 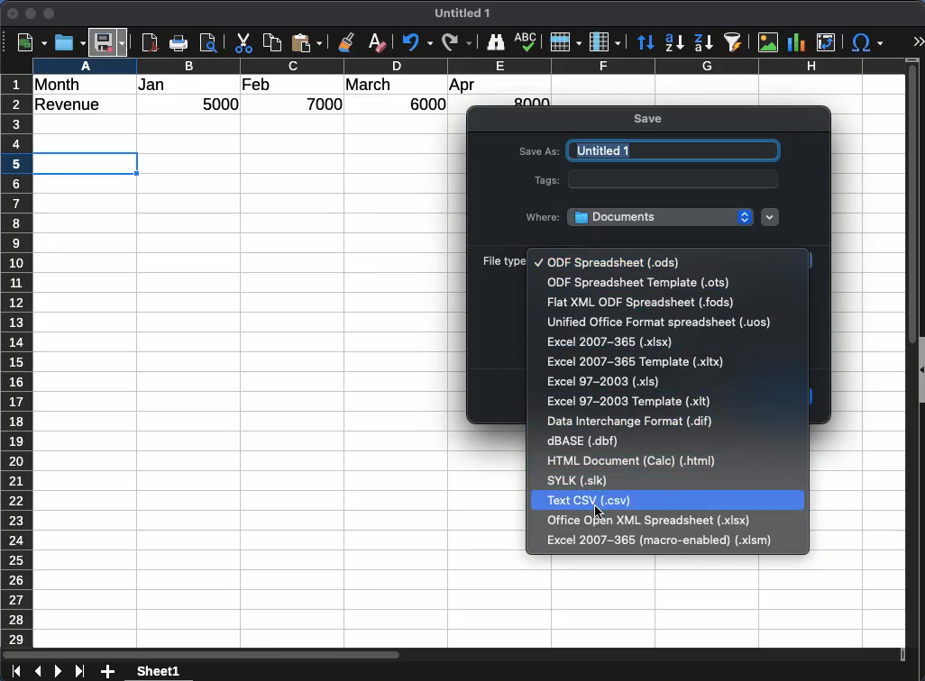 What do you see at coordinates (14, 14) in the screenshot?
I see `close` at bounding box center [14, 14].